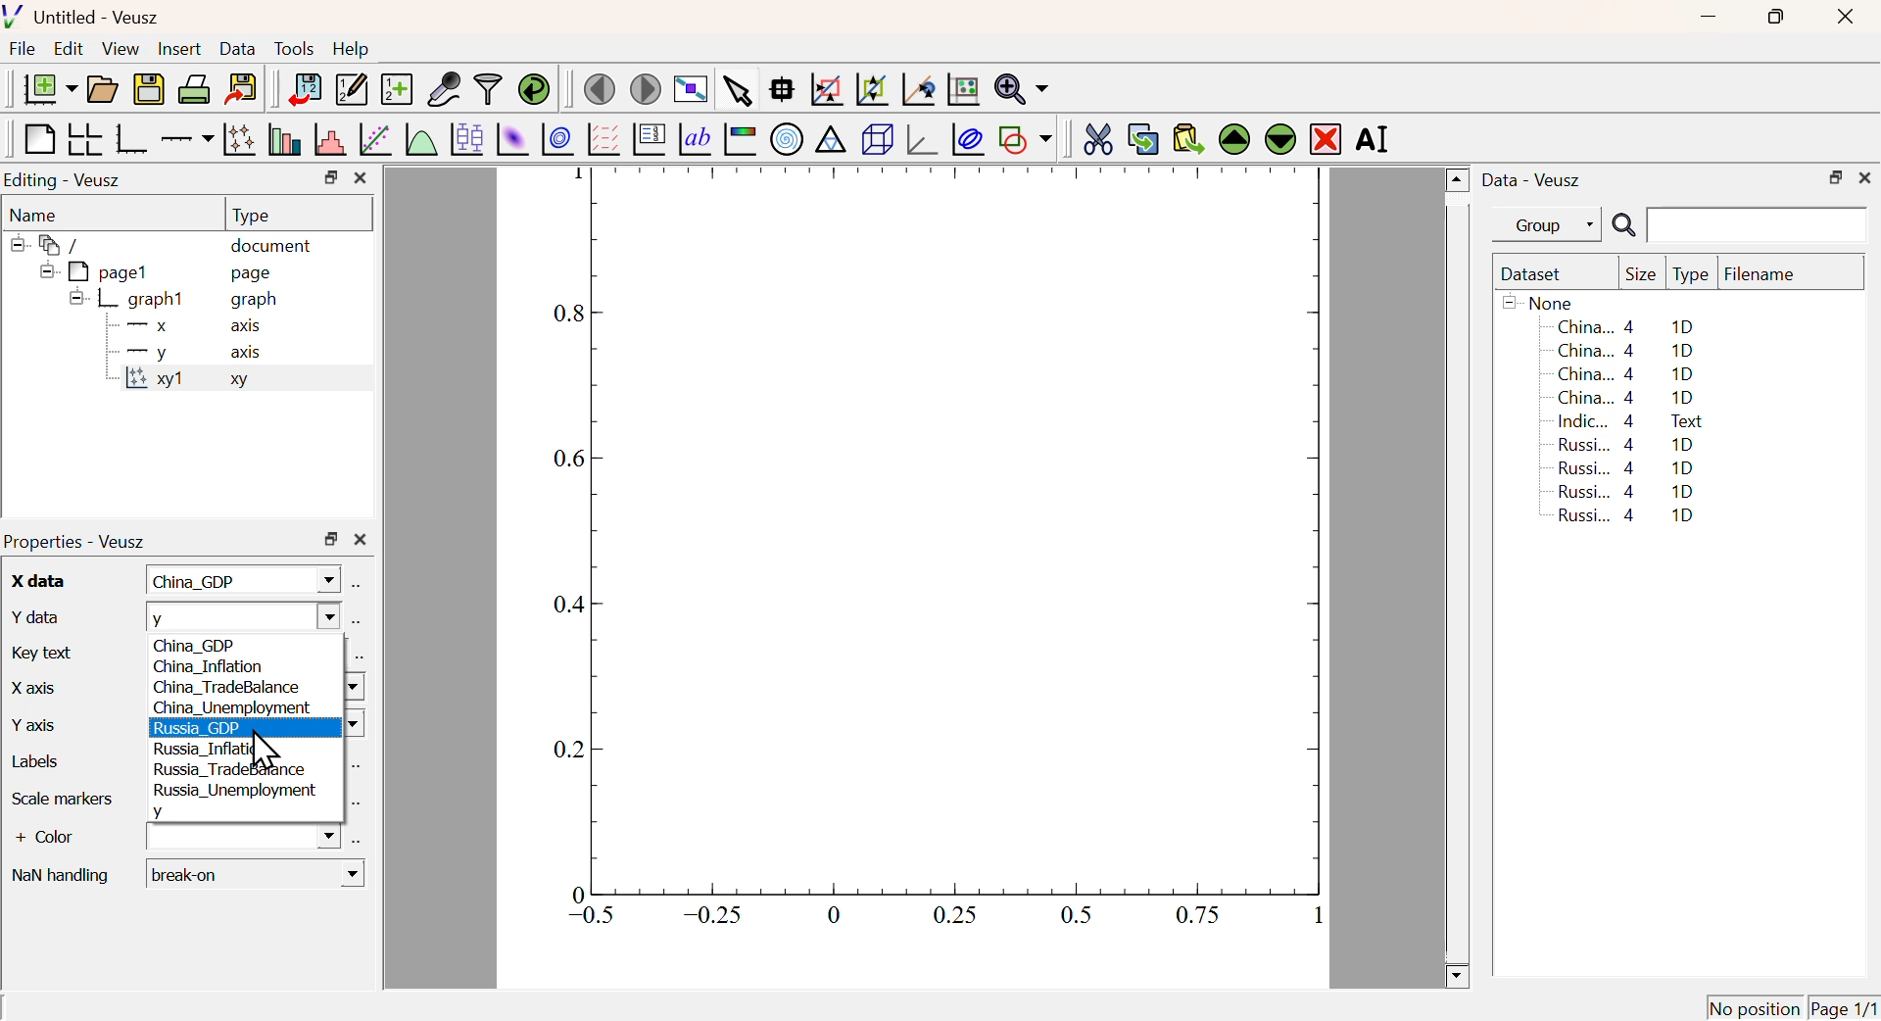  I want to click on Read Data points on graph, so click(782, 88).